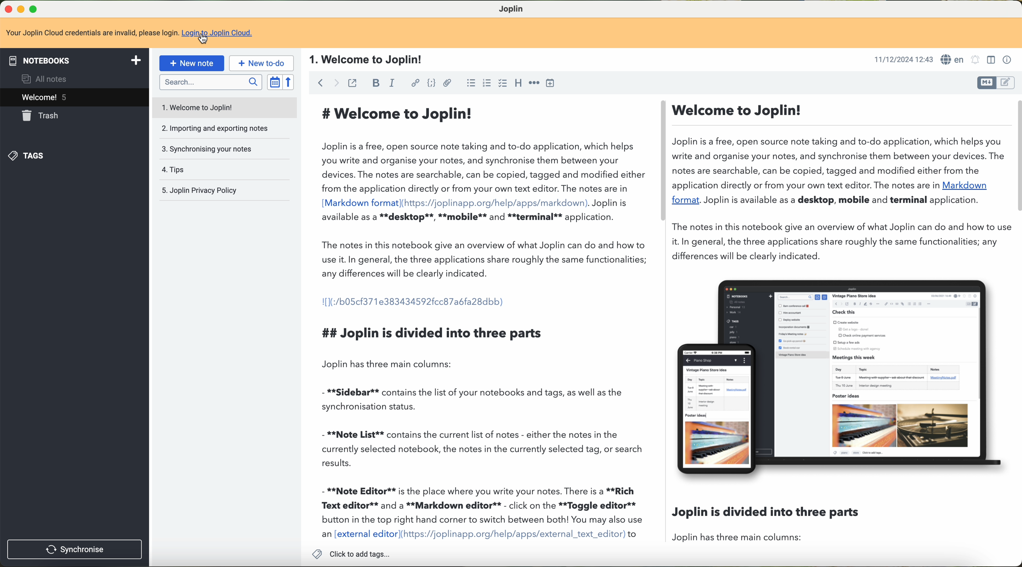 This screenshot has height=567, width=1022. What do you see at coordinates (225, 106) in the screenshot?
I see `welcome to joplin note` at bounding box center [225, 106].